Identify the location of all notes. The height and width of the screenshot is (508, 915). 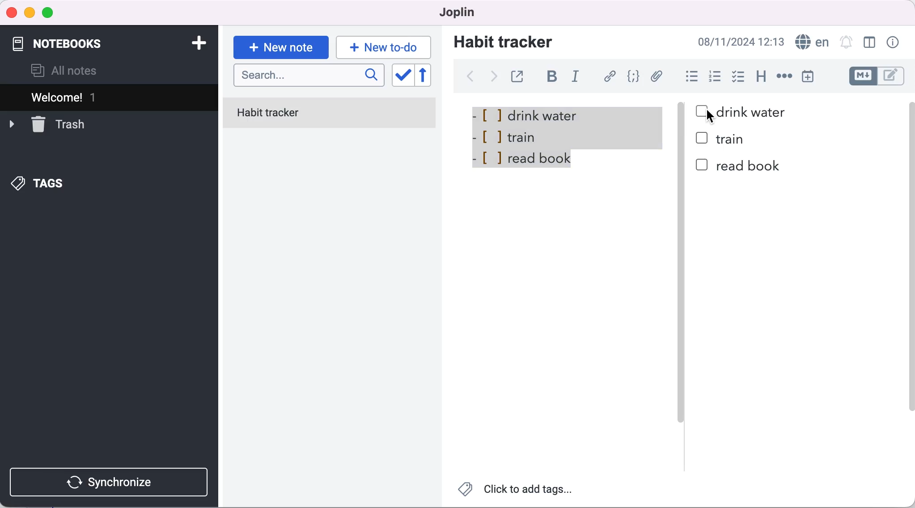
(64, 71).